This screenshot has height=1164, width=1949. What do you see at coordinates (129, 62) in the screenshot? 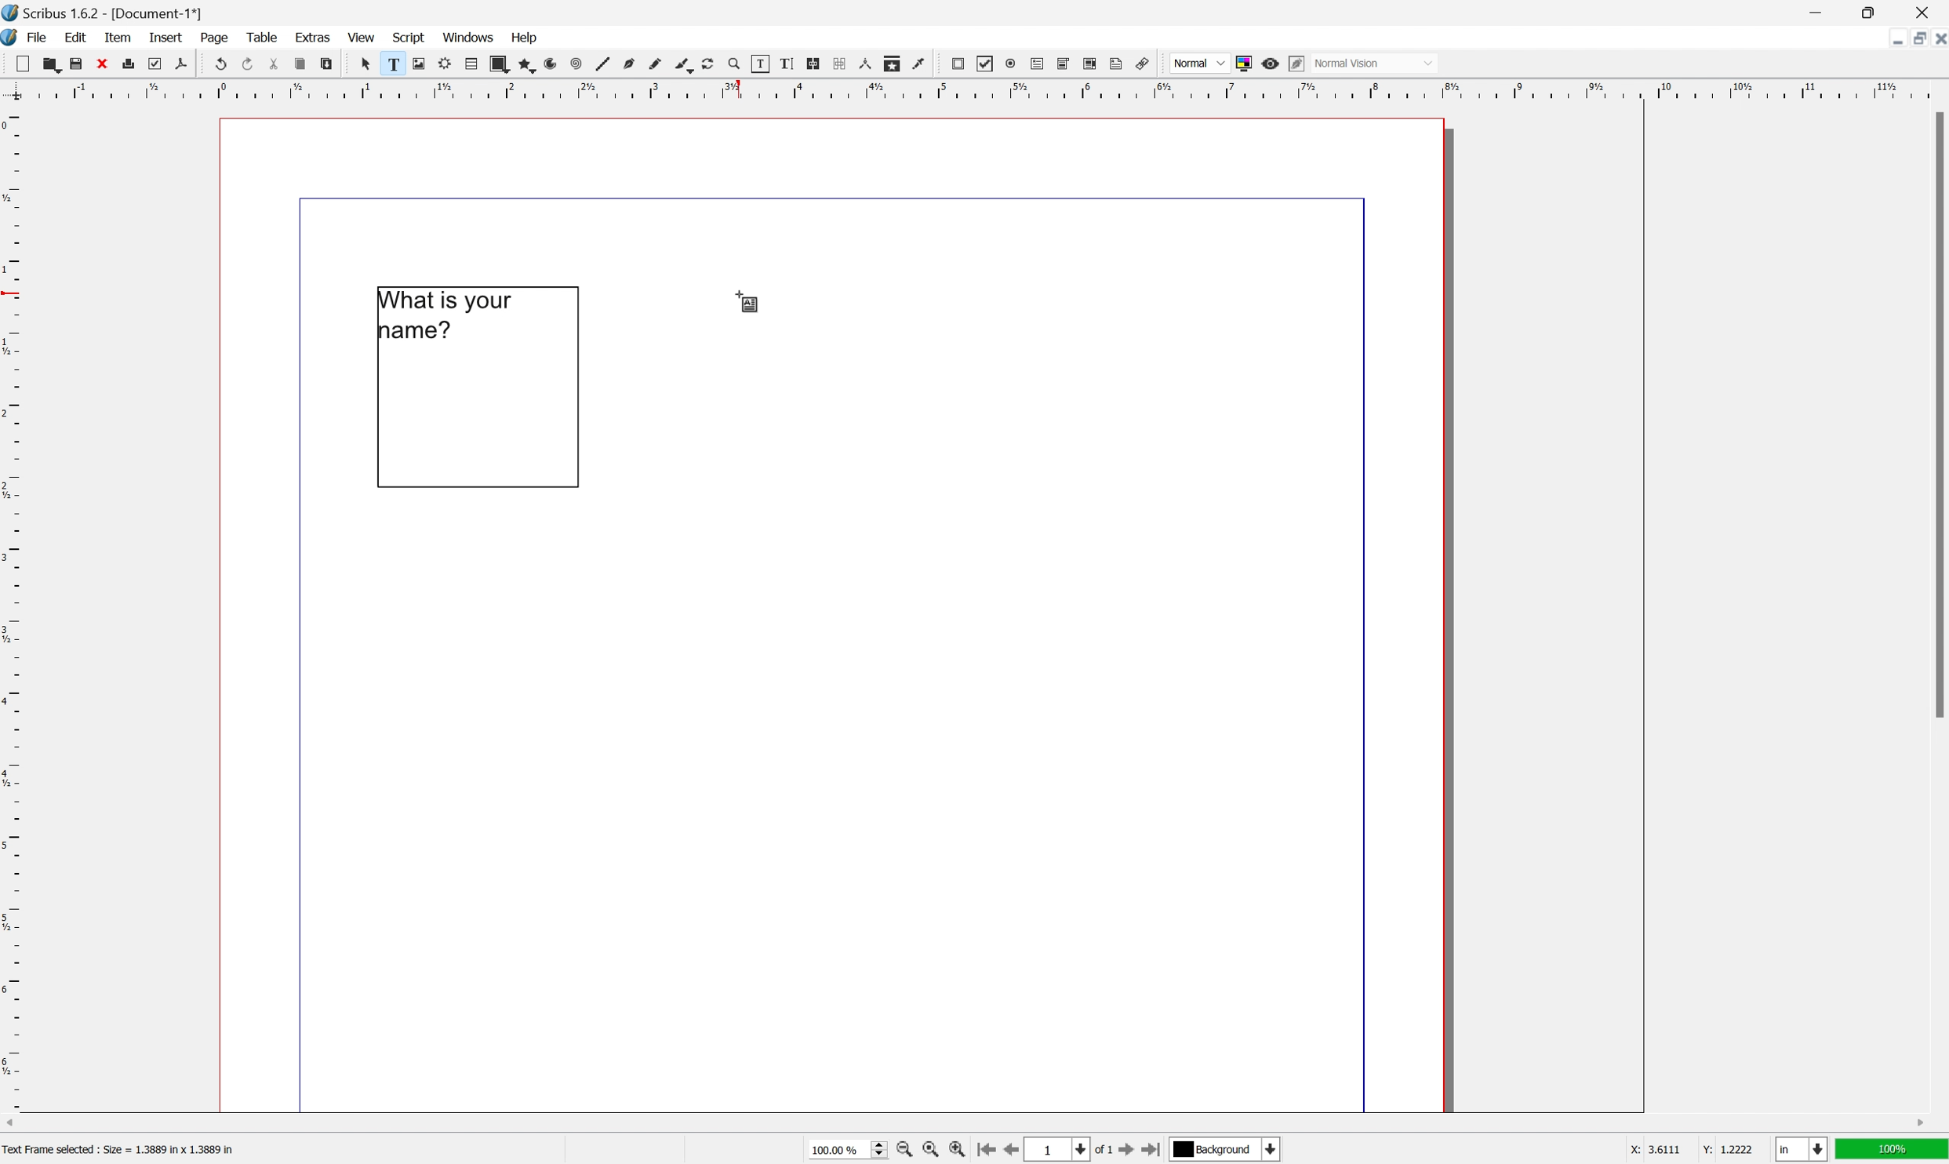
I see `print` at bounding box center [129, 62].